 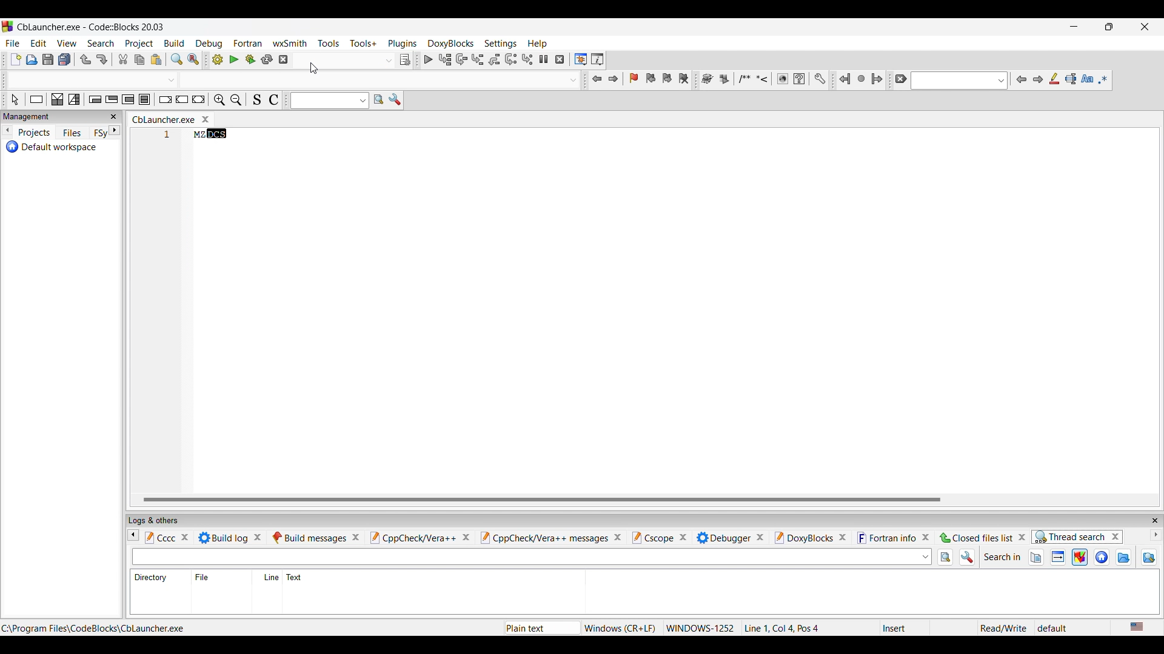 I want to click on Step info, so click(x=478, y=59).